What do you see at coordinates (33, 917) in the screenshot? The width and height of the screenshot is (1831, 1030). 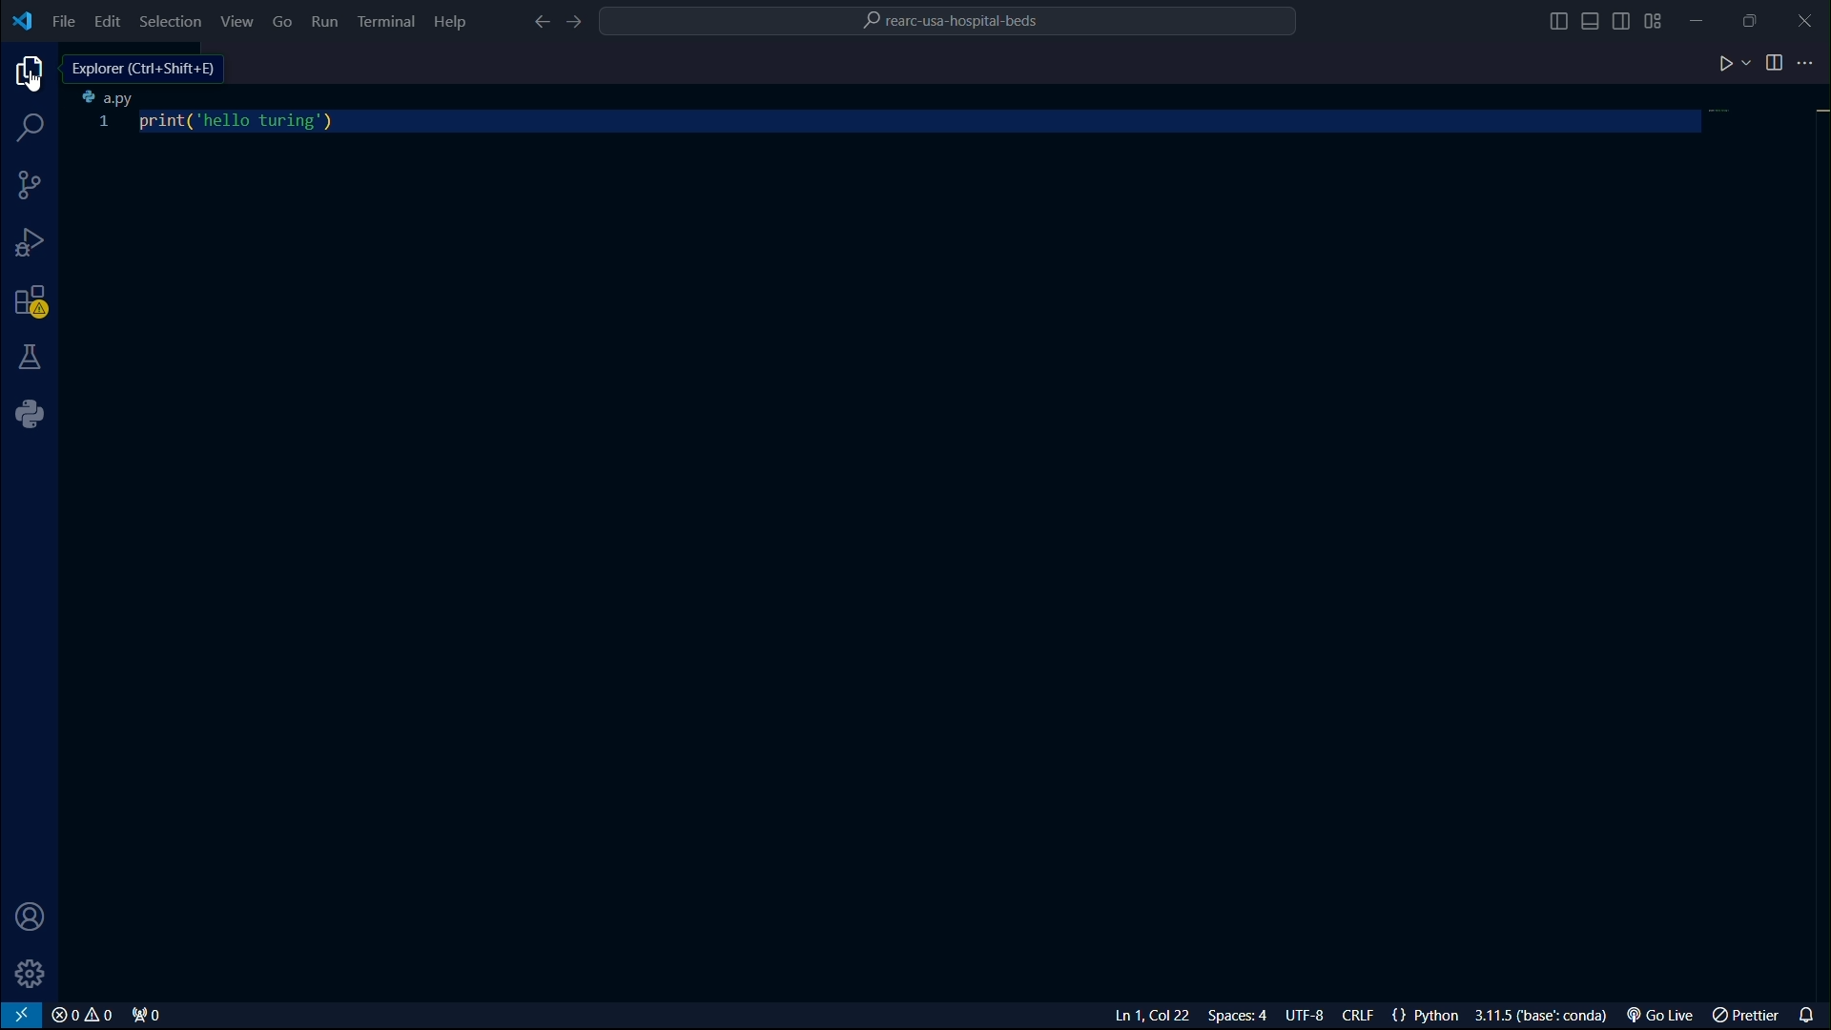 I see `account` at bounding box center [33, 917].